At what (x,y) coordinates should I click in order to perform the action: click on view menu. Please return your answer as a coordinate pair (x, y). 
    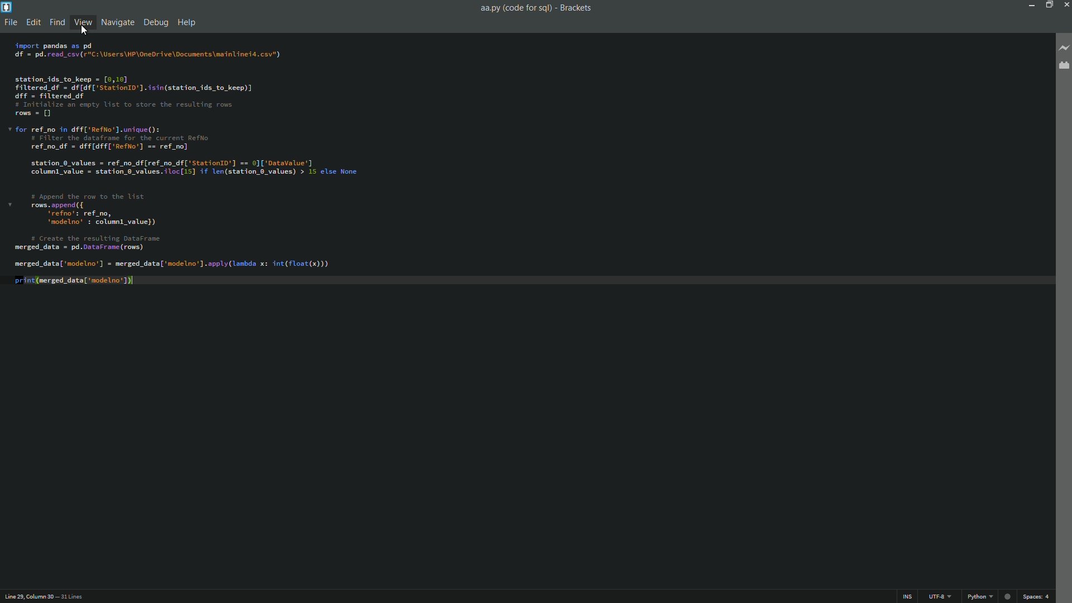
    Looking at the image, I should click on (83, 21).